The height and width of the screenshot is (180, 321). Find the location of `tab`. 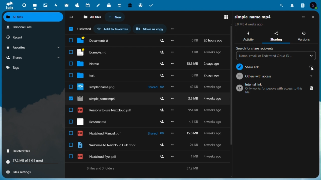

tab is located at coordinates (10, 5).